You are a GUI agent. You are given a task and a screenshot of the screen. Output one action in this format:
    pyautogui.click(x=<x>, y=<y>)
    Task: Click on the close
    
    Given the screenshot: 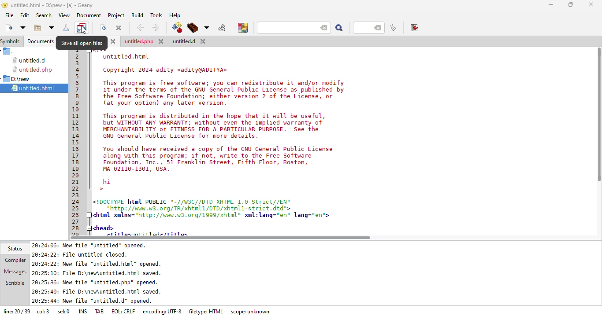 What is the action you would take?
    pyautogui.click(x=118, y=28)
    